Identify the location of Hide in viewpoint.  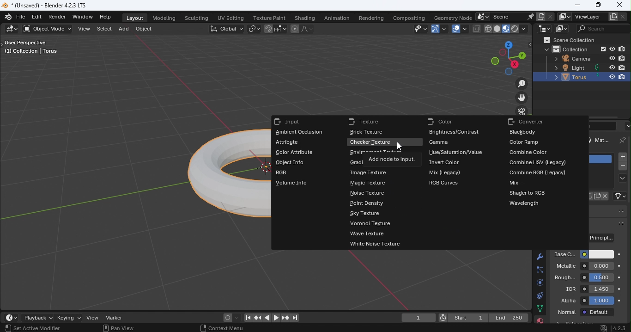
(613, 59).